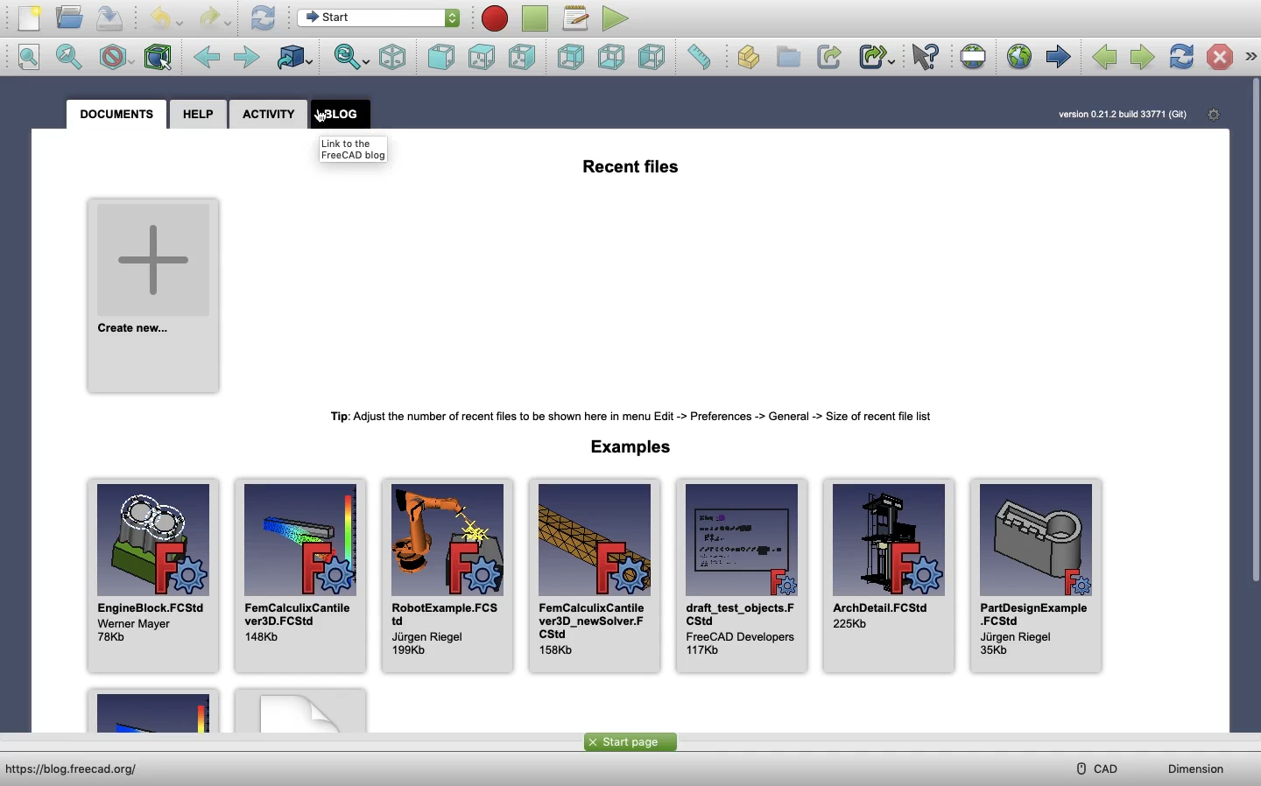 The image size is (1261, 786). I want to click on PartDesignExample, so click(1039, 574).